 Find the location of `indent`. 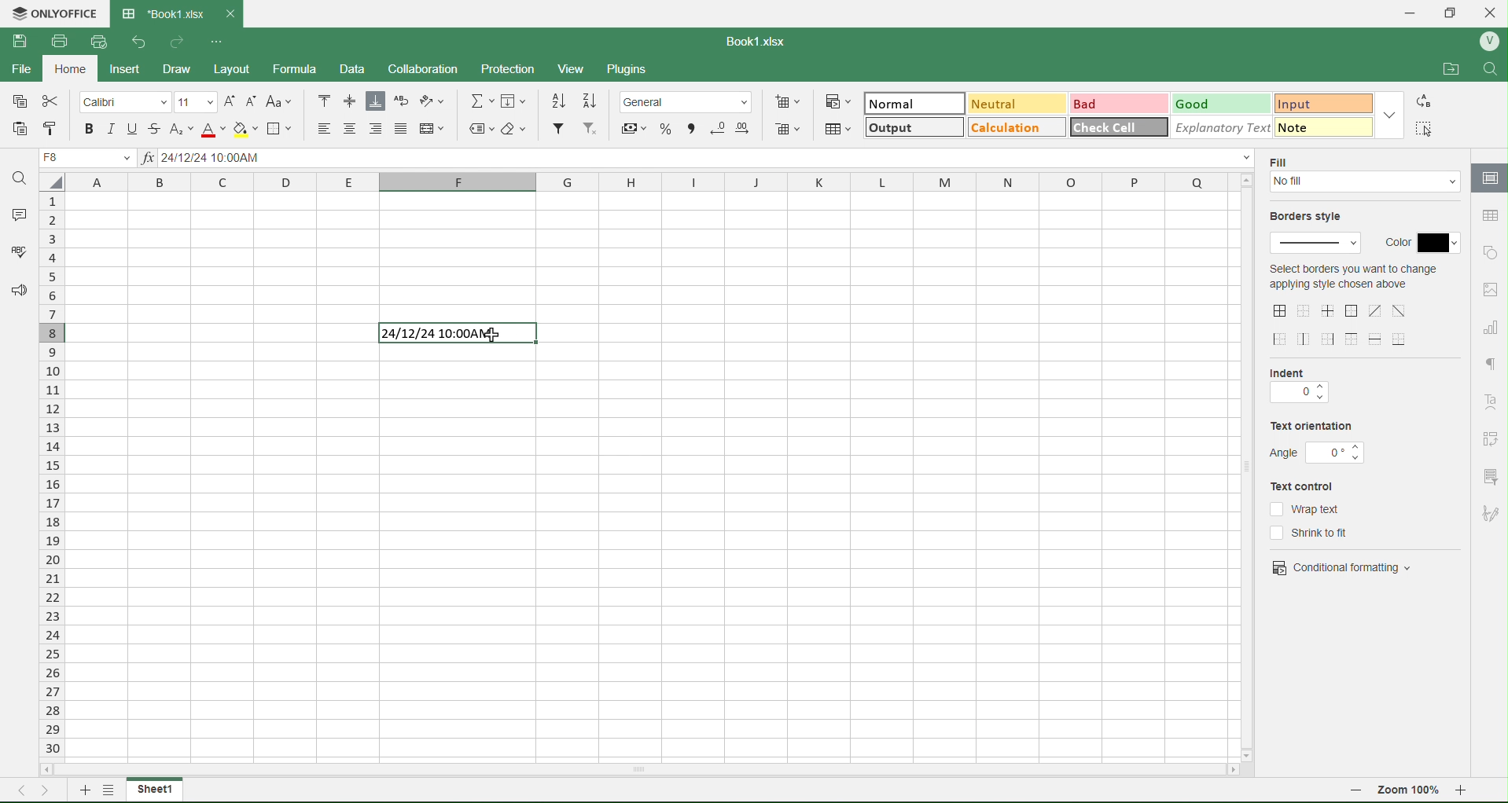

indent is located at coordinates (1298, 394).